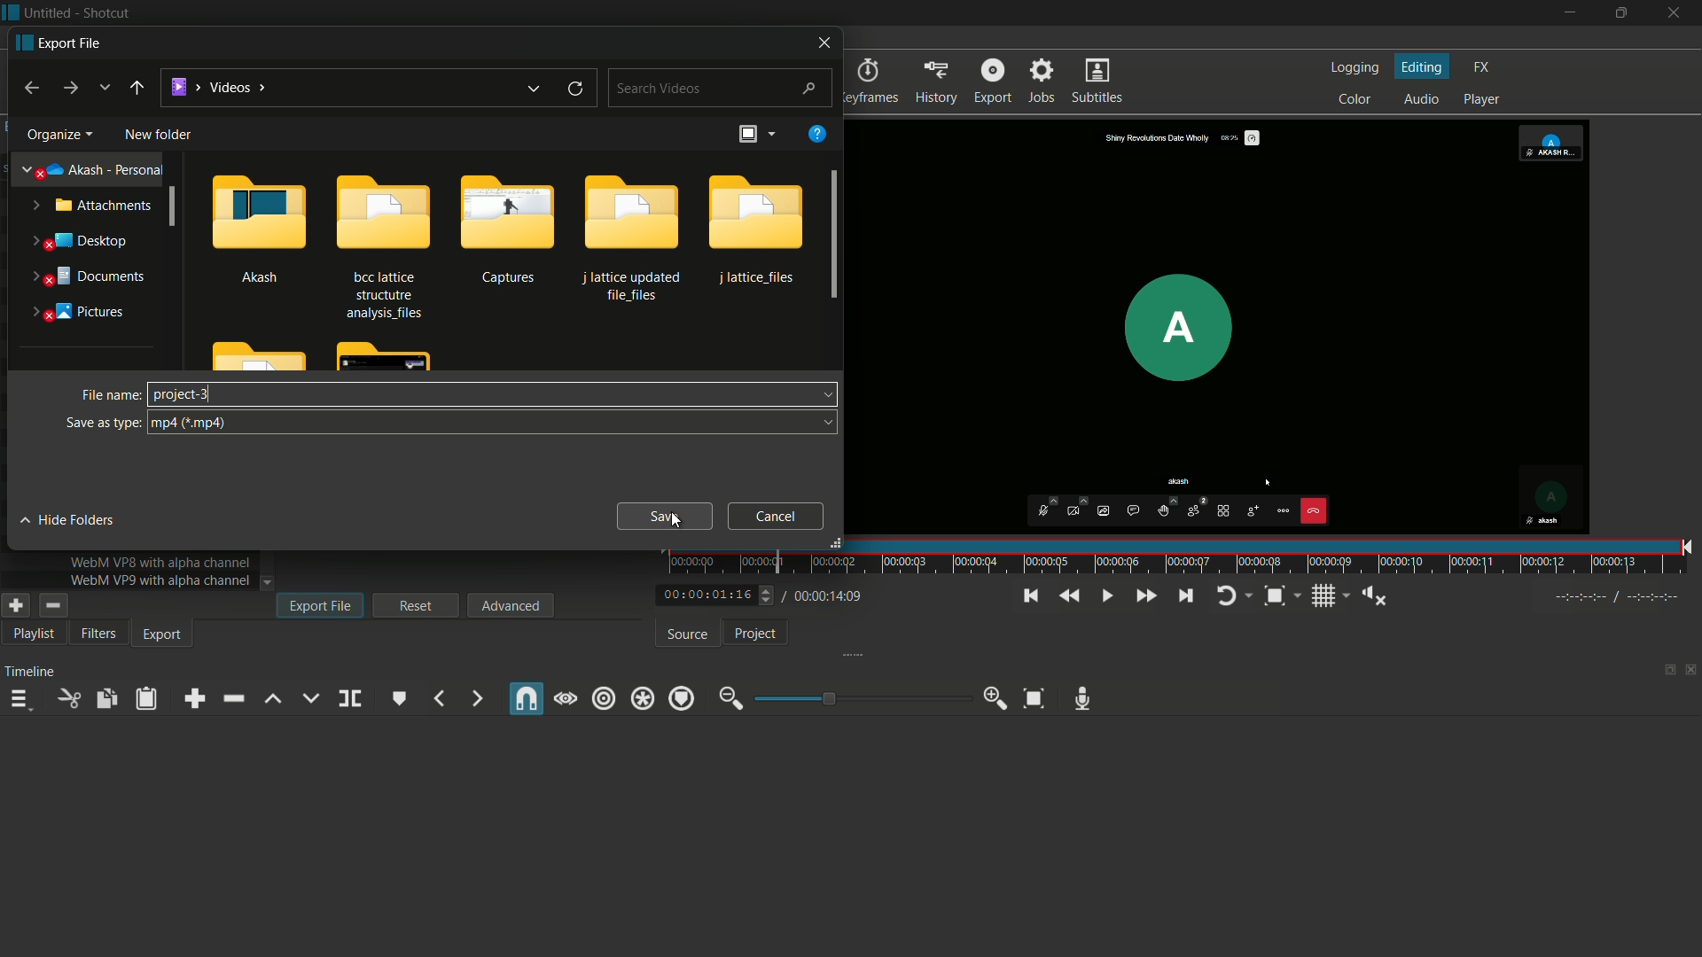 The height and width of the screenshot is (957, 1702). I want to click on pictures, so click(76, 313).